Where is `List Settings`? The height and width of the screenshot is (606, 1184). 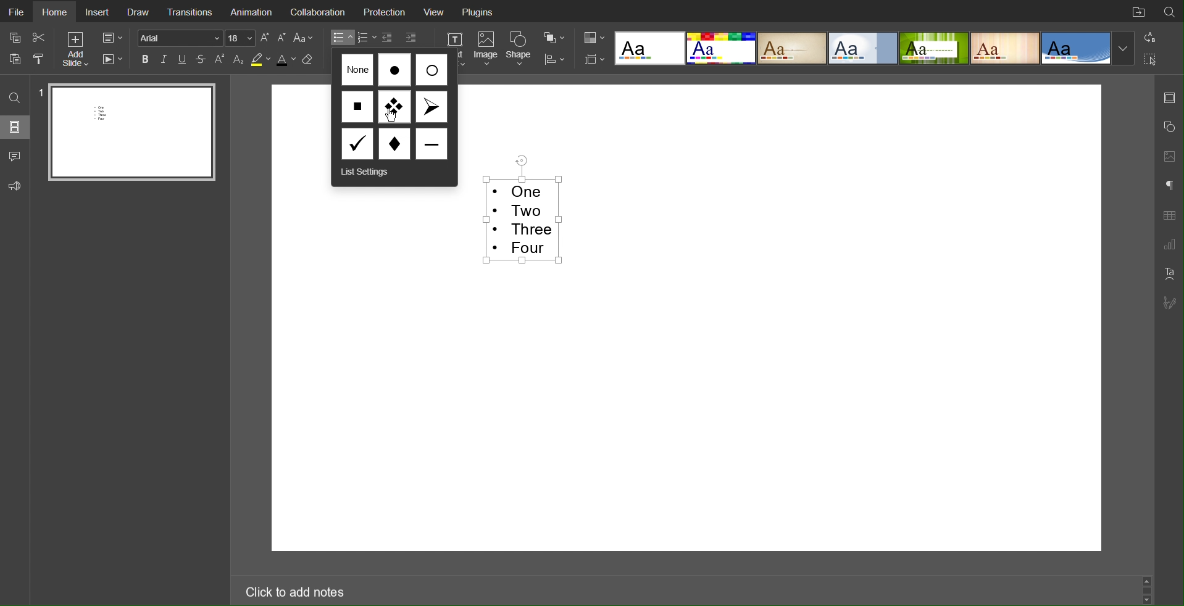
List Settings is located at coordinates (362, 172).